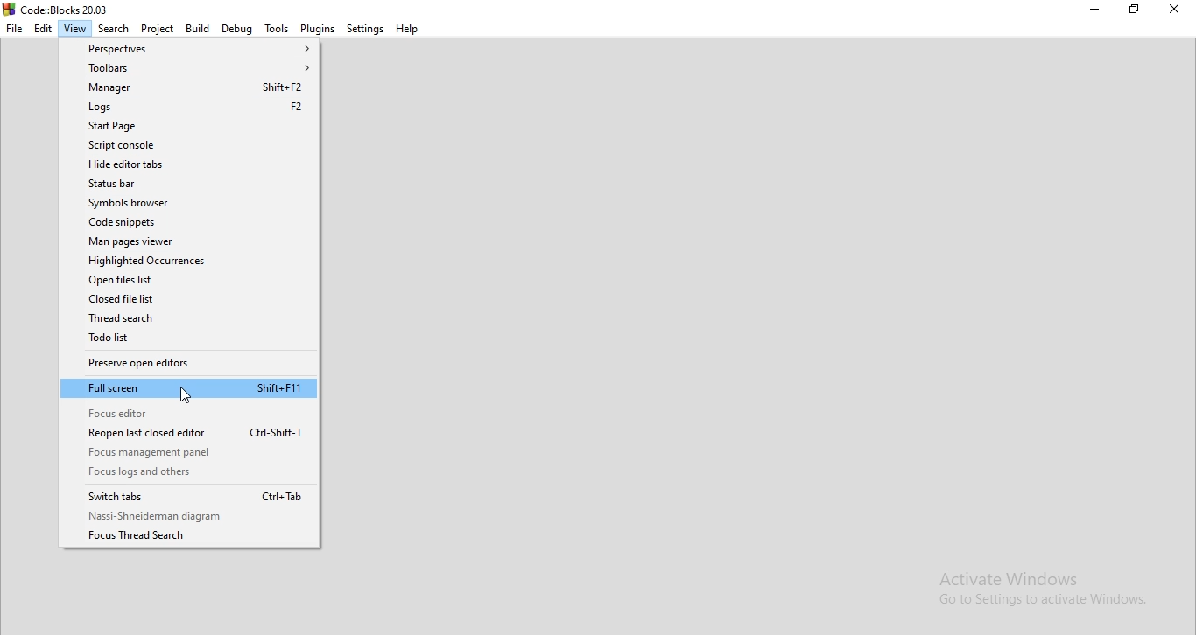 This screenshot has width=1196, height=635. I want to click on Logs , so click(185, 107).